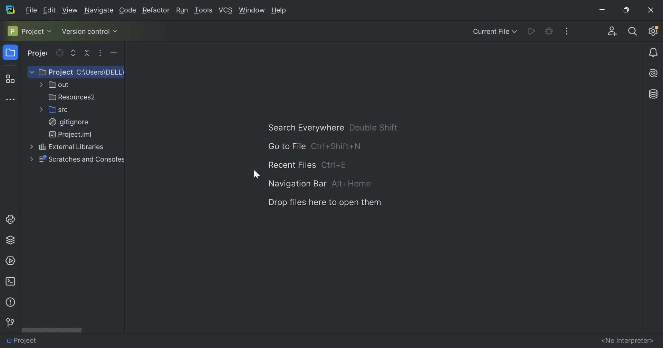  What do you see at coordinates (548, 30) in the screenshot?
I see `Debug PythonProgram.py` at bounding box center [548, 30].